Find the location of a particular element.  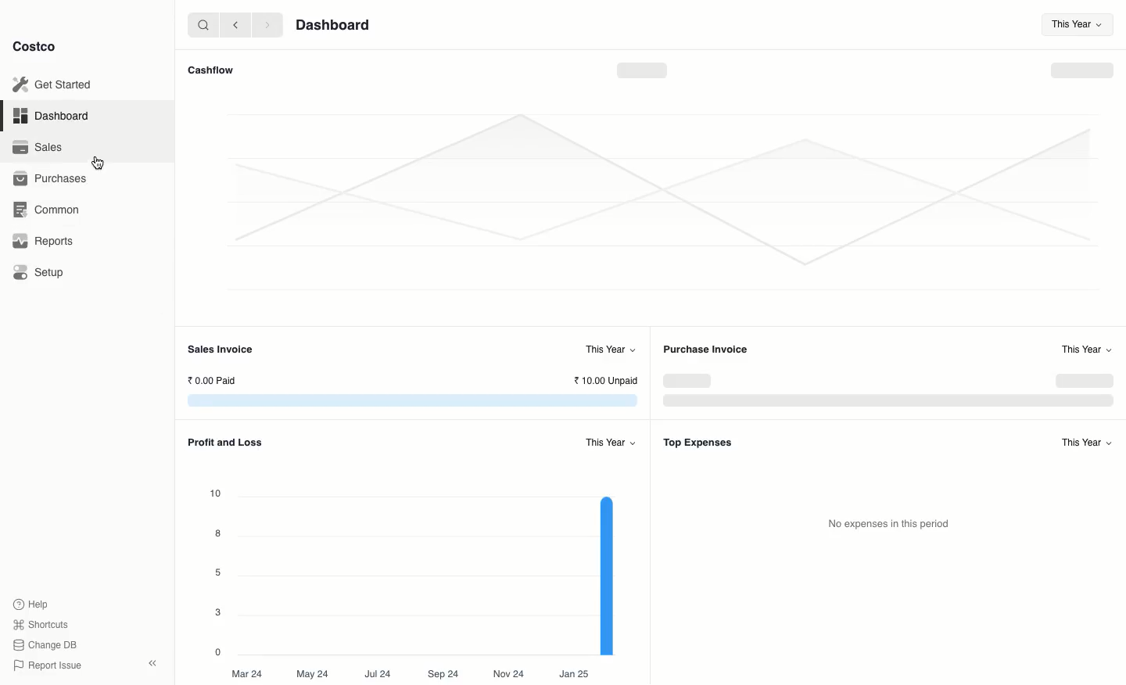

This Year is located at coordinates (608, 439).